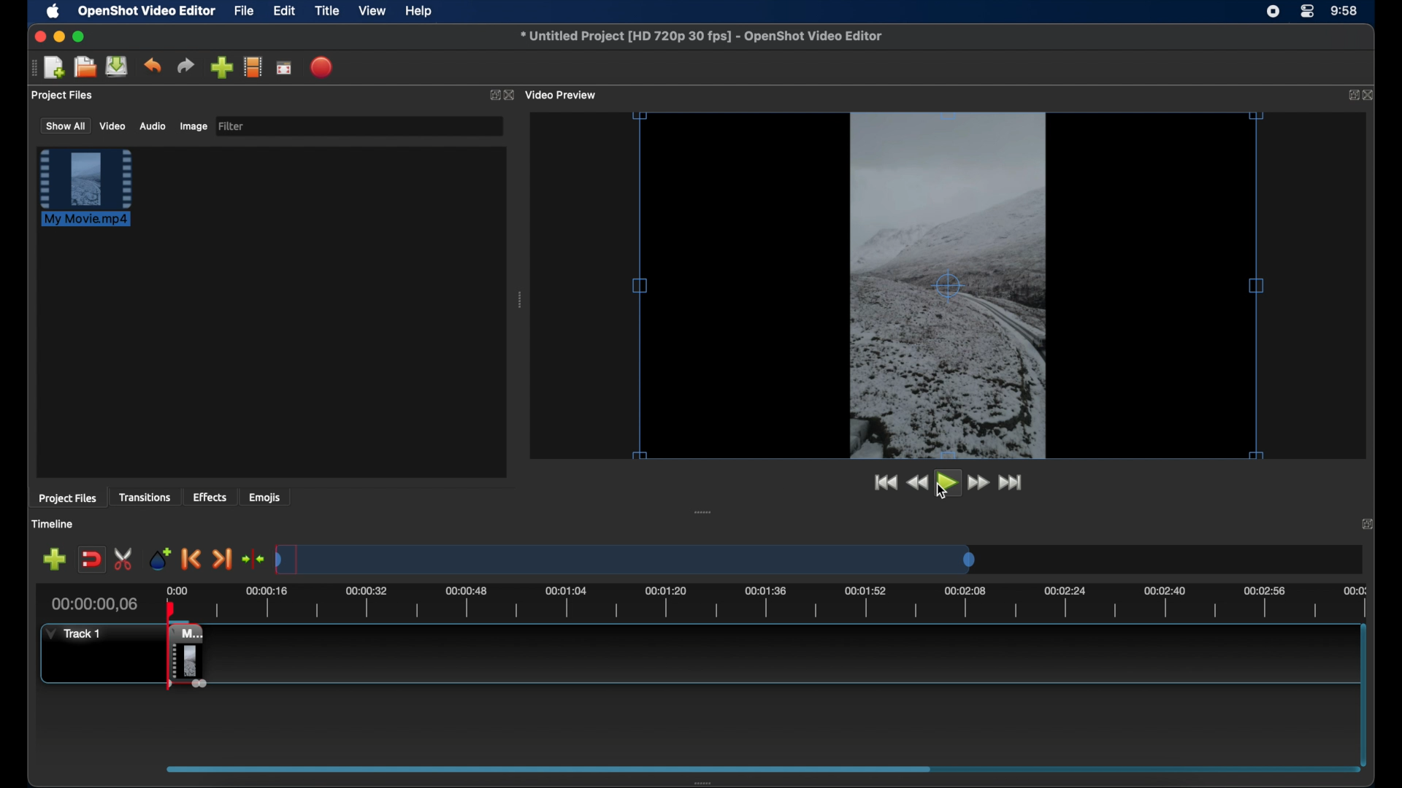 The width and height of the screenshot is (1402, 788). Describe the element at coordinates (245, 12) in the screenshot. I see `file` at that location.